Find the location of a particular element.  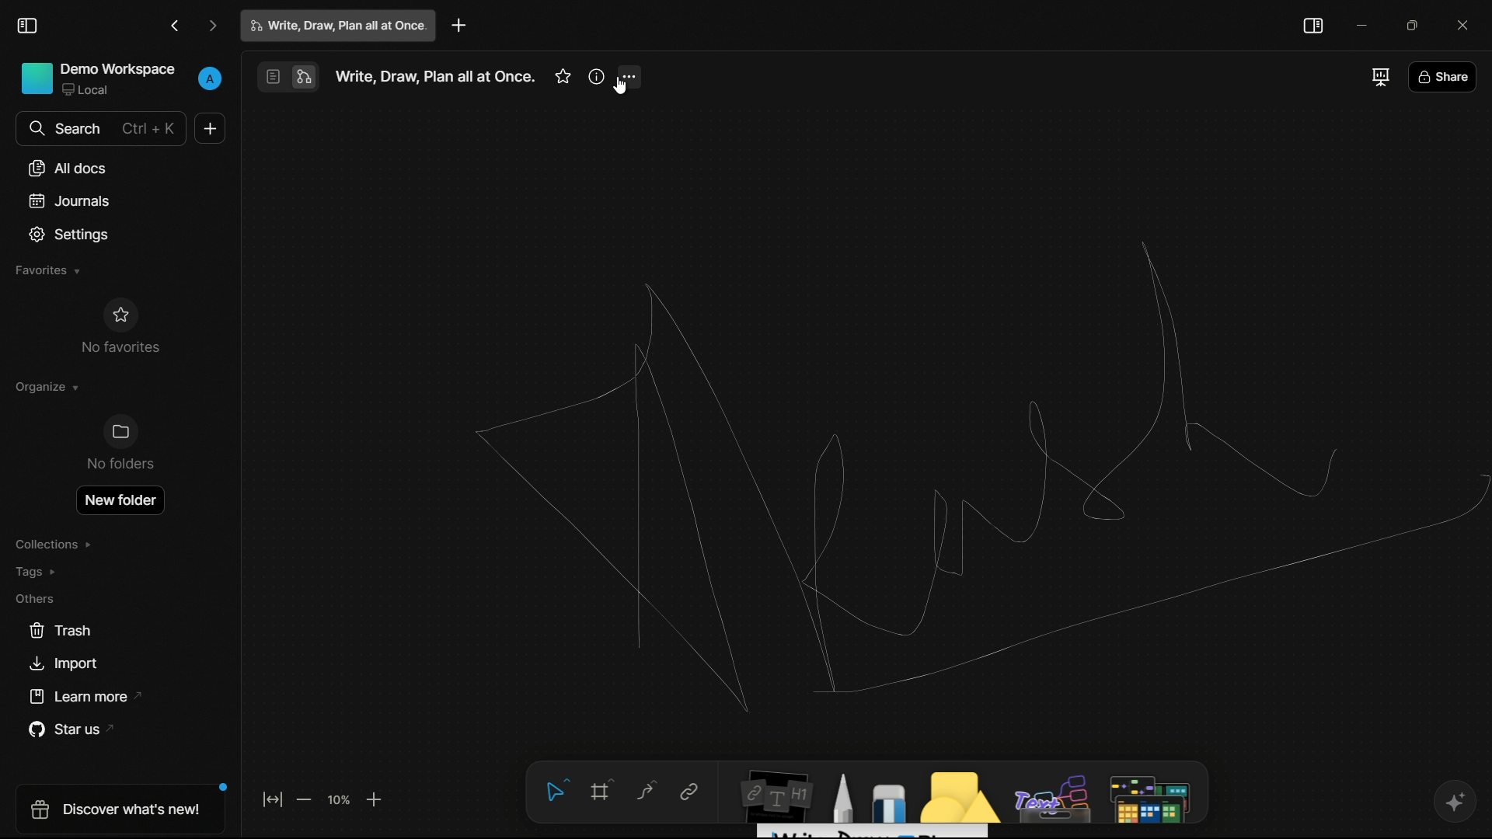

learn more is located at coordinates (77, 698).